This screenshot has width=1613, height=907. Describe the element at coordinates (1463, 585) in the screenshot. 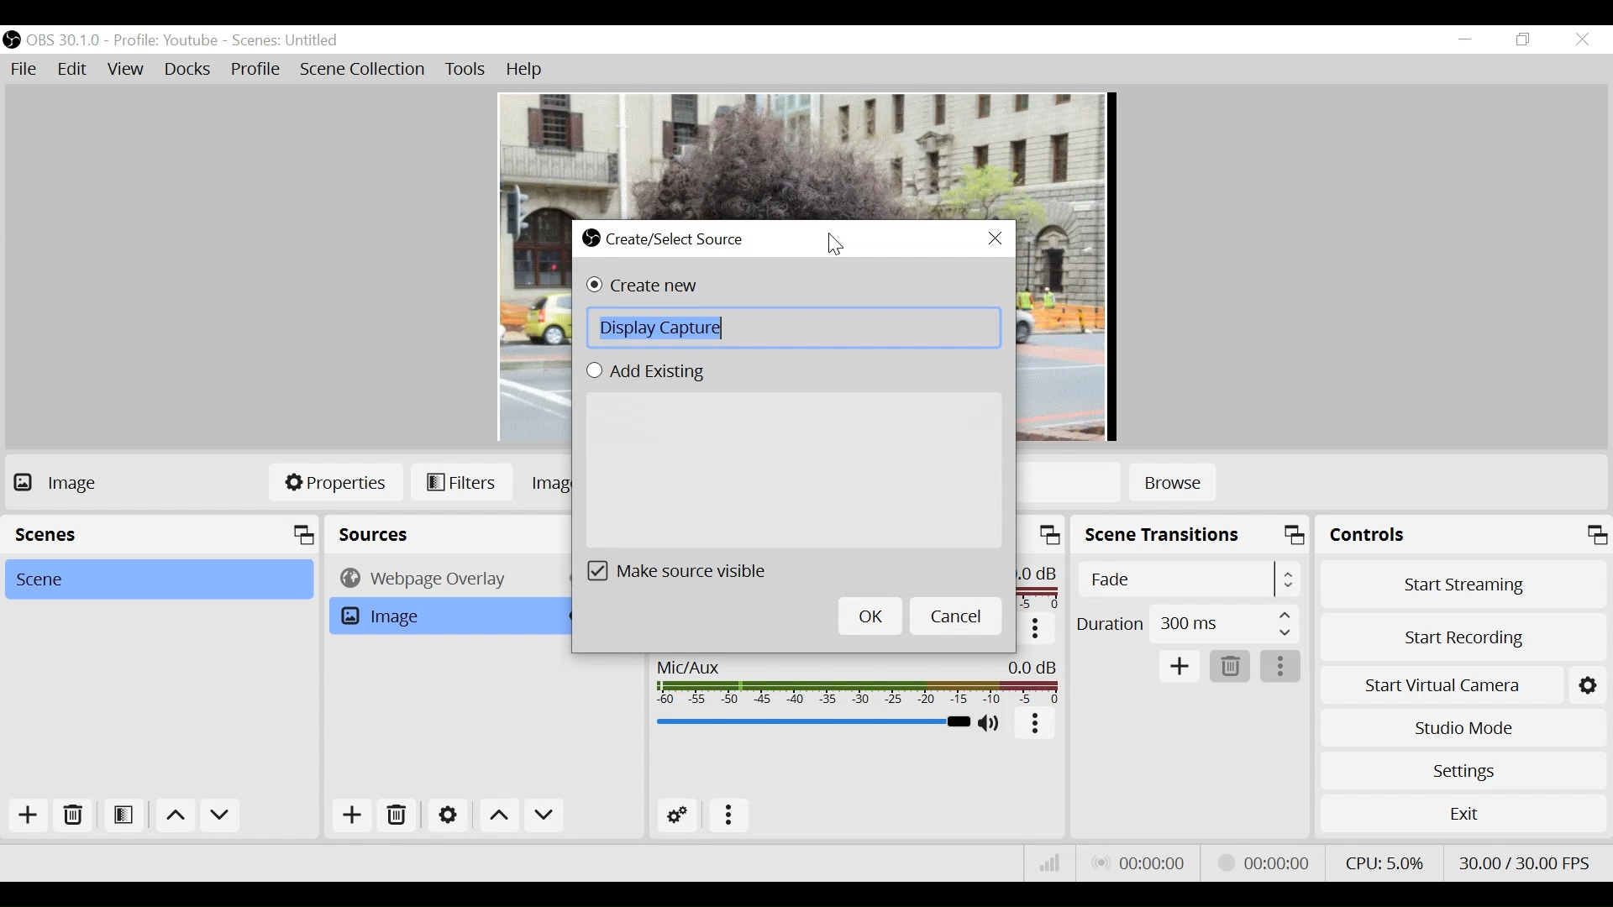

I see `Start Streaming` at that location.